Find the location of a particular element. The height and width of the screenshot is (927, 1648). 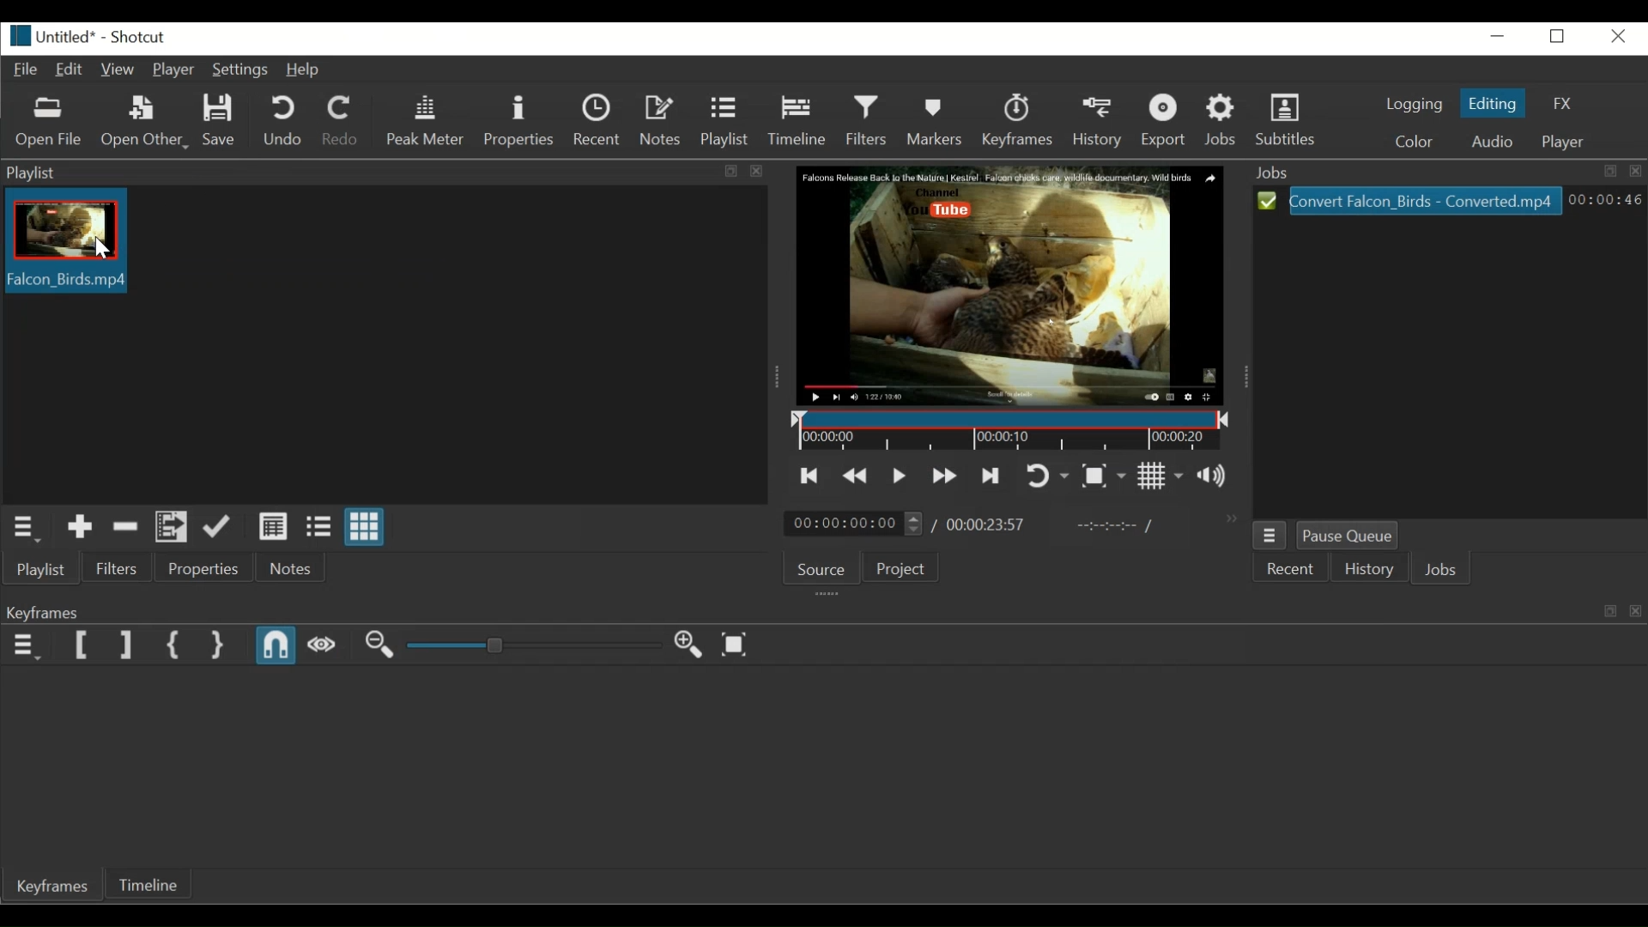

Project is located at coordinates (905, 570).